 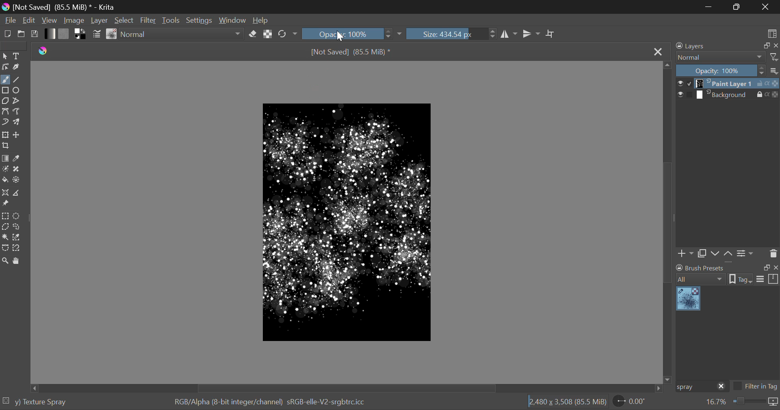 What do you see at coordinates (261, 19) in the screenshot?
I see `Help` at bounding box center [261, 19].